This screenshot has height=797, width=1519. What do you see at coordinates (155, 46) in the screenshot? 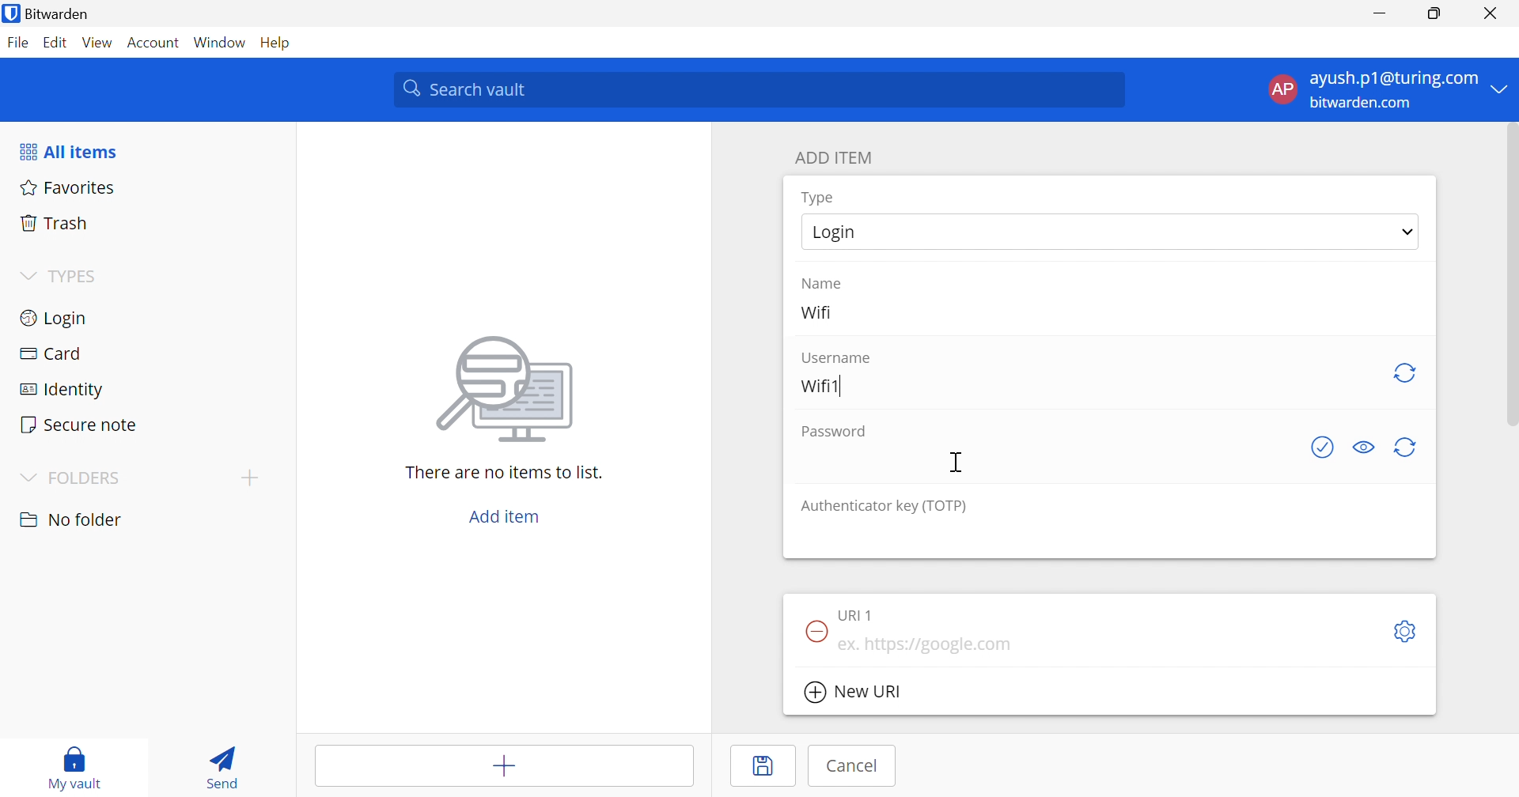
I see `Account` at bounding box center [155, 46].